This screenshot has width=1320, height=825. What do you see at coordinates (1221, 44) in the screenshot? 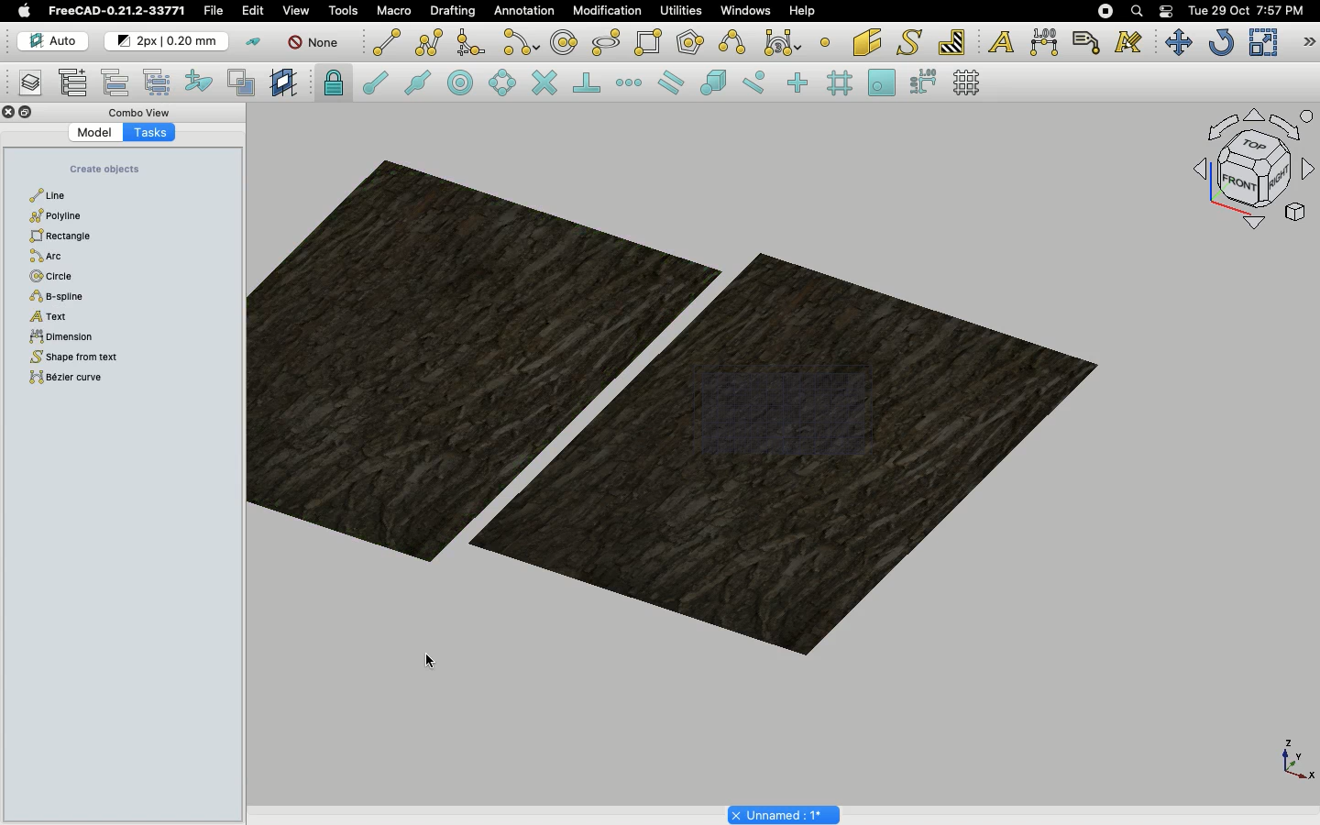
I see `Refresh` at bounding box center [1221, 44].